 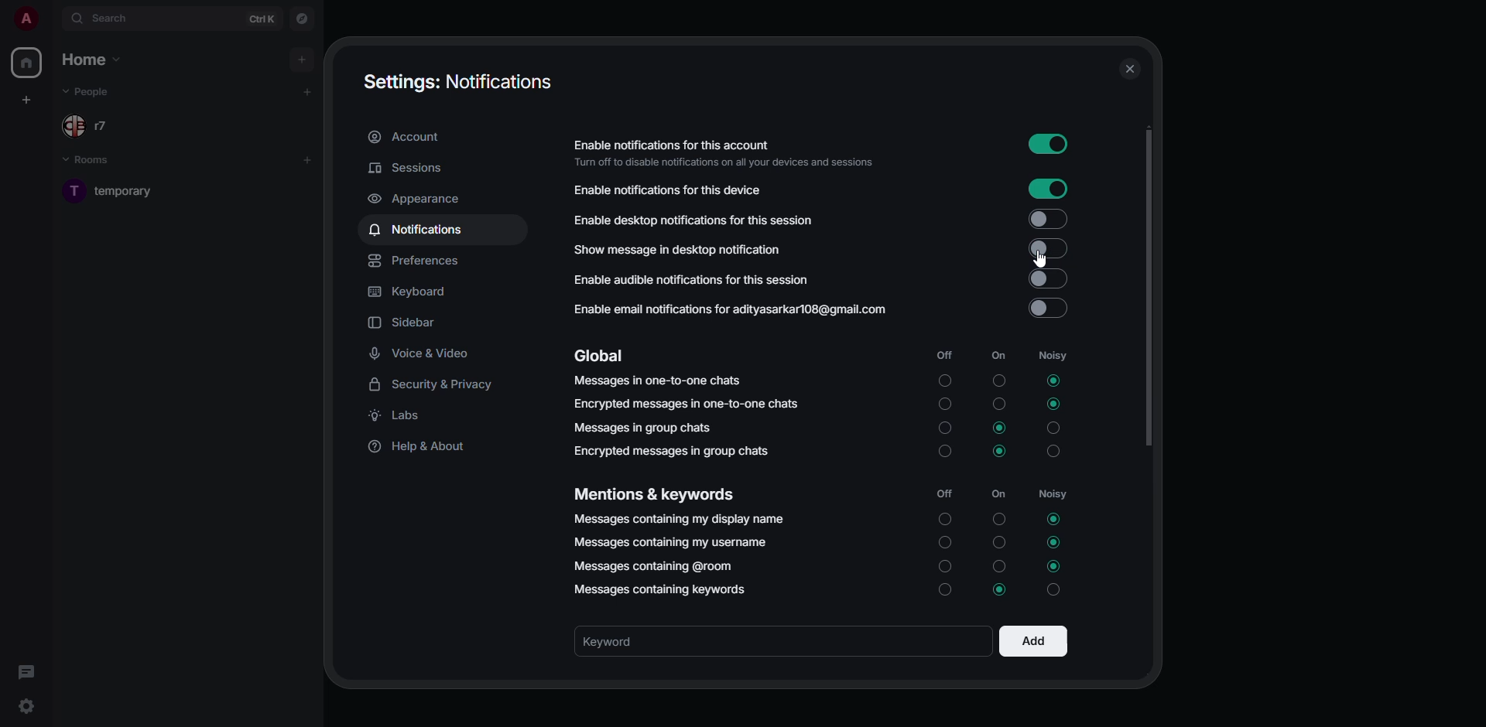 I want to click on scroll bar, so click(x=1145, y=290).